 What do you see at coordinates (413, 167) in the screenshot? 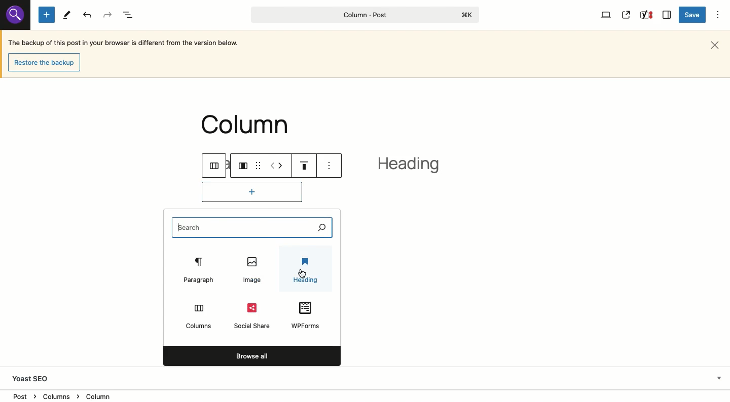
I see `heading` at bounding box center [413, 167].